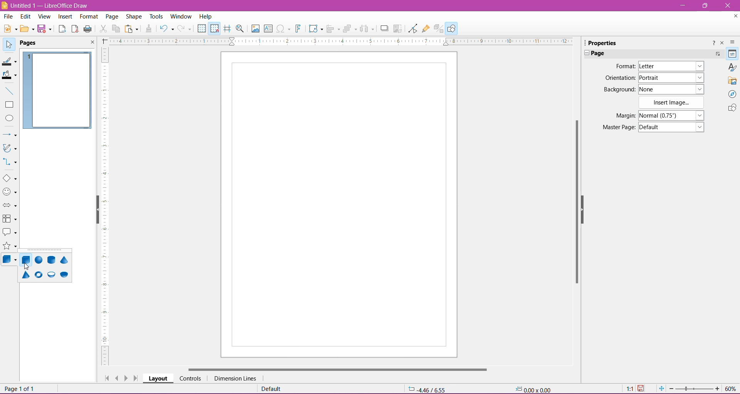 The height and width of the screenshot is (394, 740). I want to click on Document Title - Application Name, so click(46, 5).